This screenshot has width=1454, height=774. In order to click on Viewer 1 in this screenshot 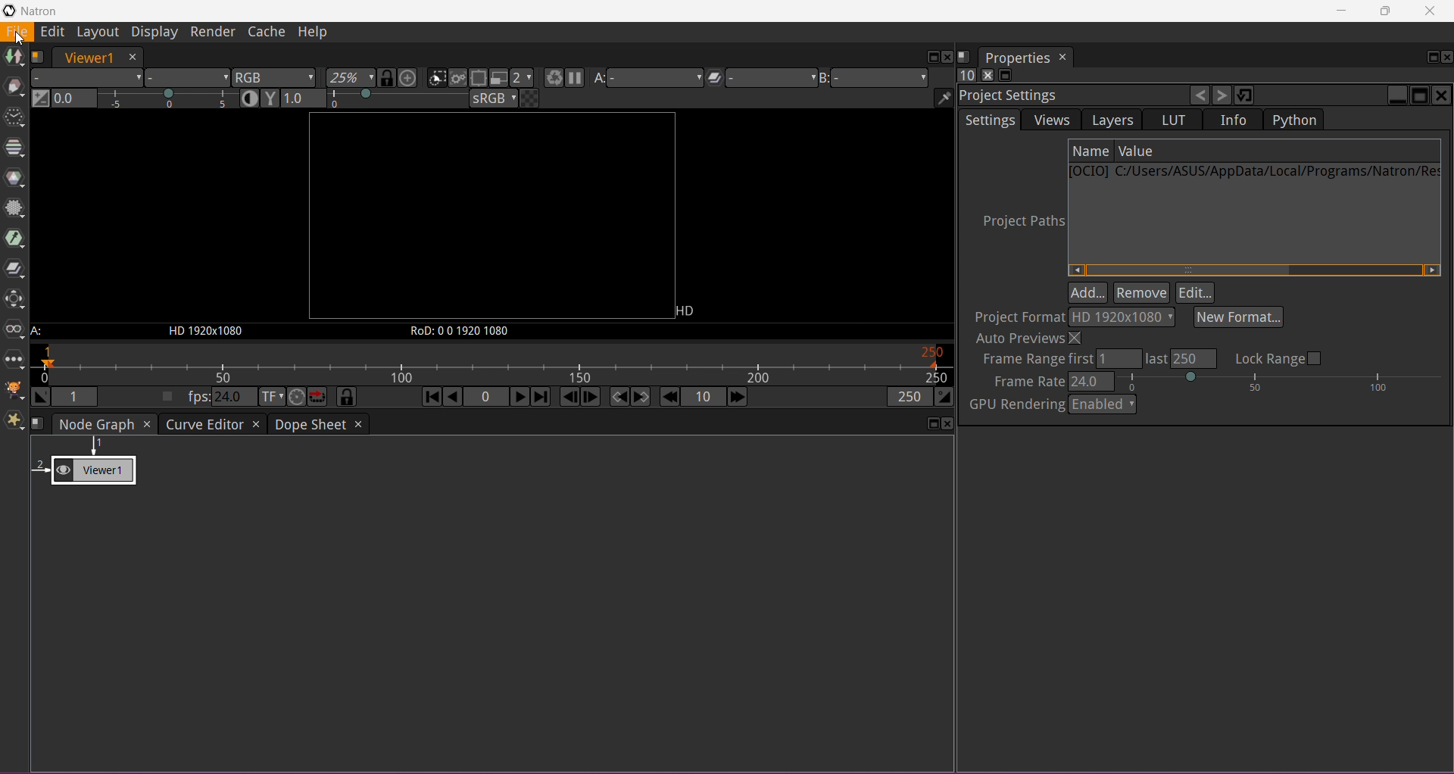, I will do `click(92, 467)`.